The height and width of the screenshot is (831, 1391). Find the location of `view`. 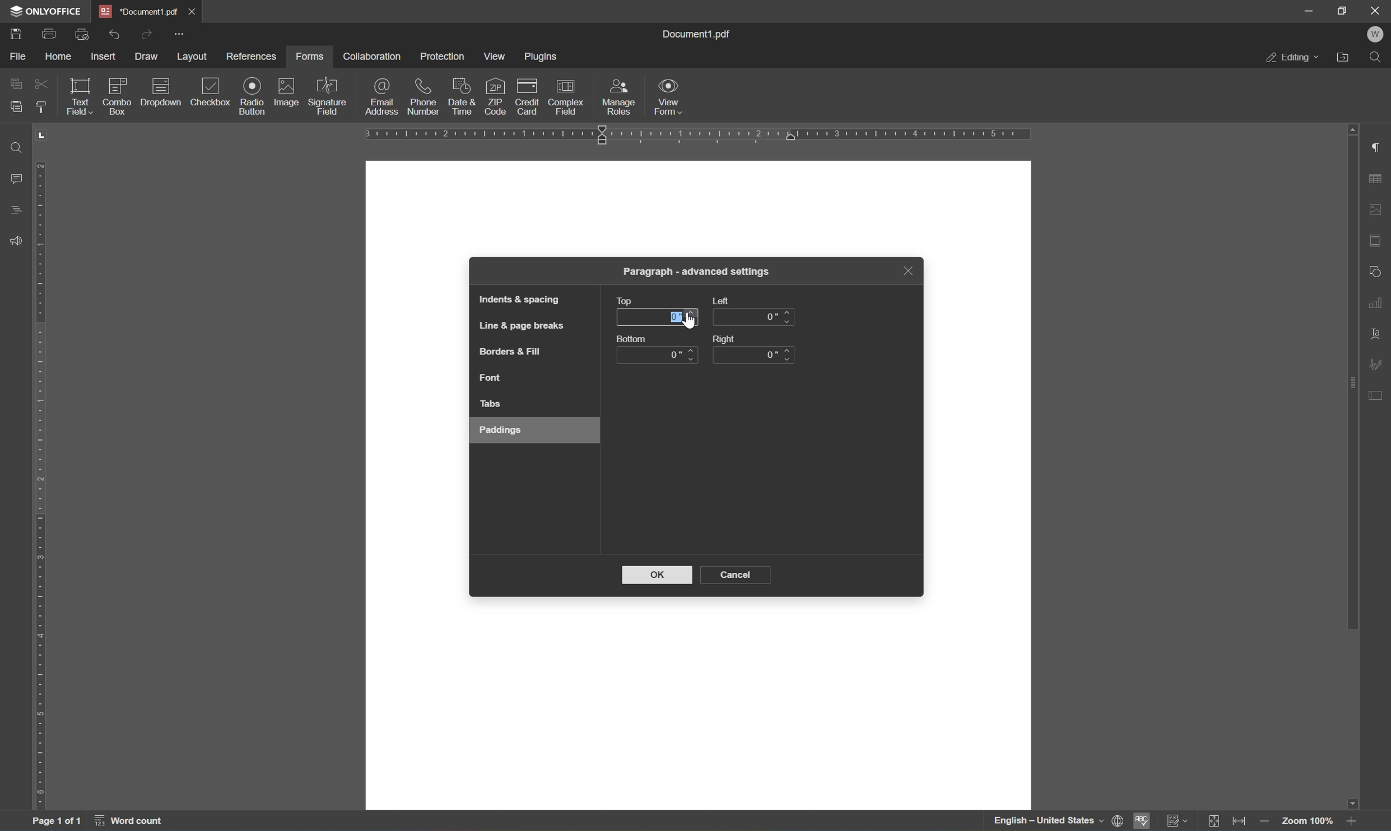

view is located at coordinates (498, 56).